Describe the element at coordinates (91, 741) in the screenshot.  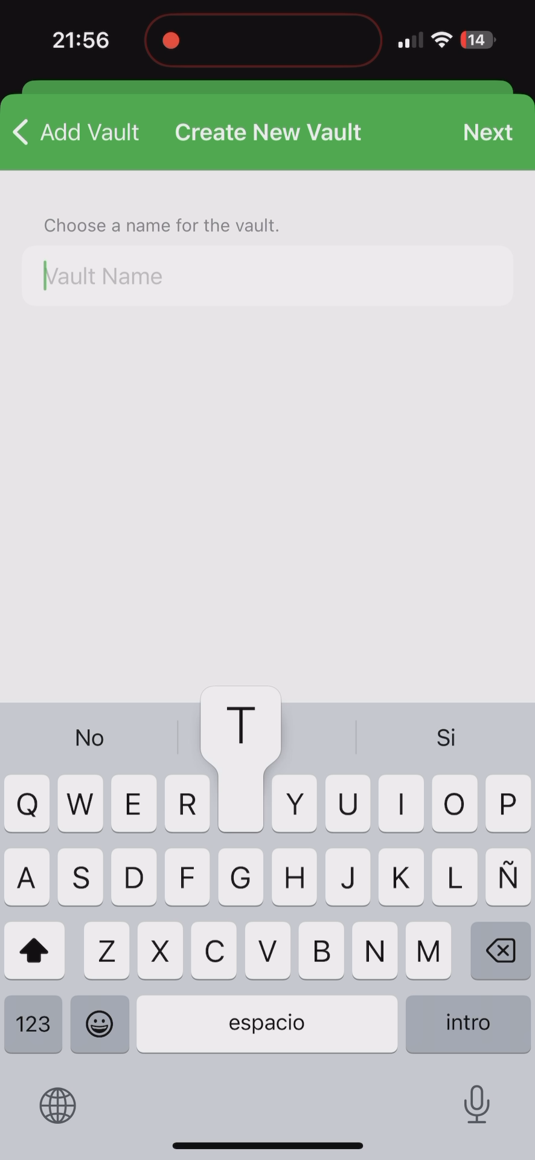
I see `no` at that location.